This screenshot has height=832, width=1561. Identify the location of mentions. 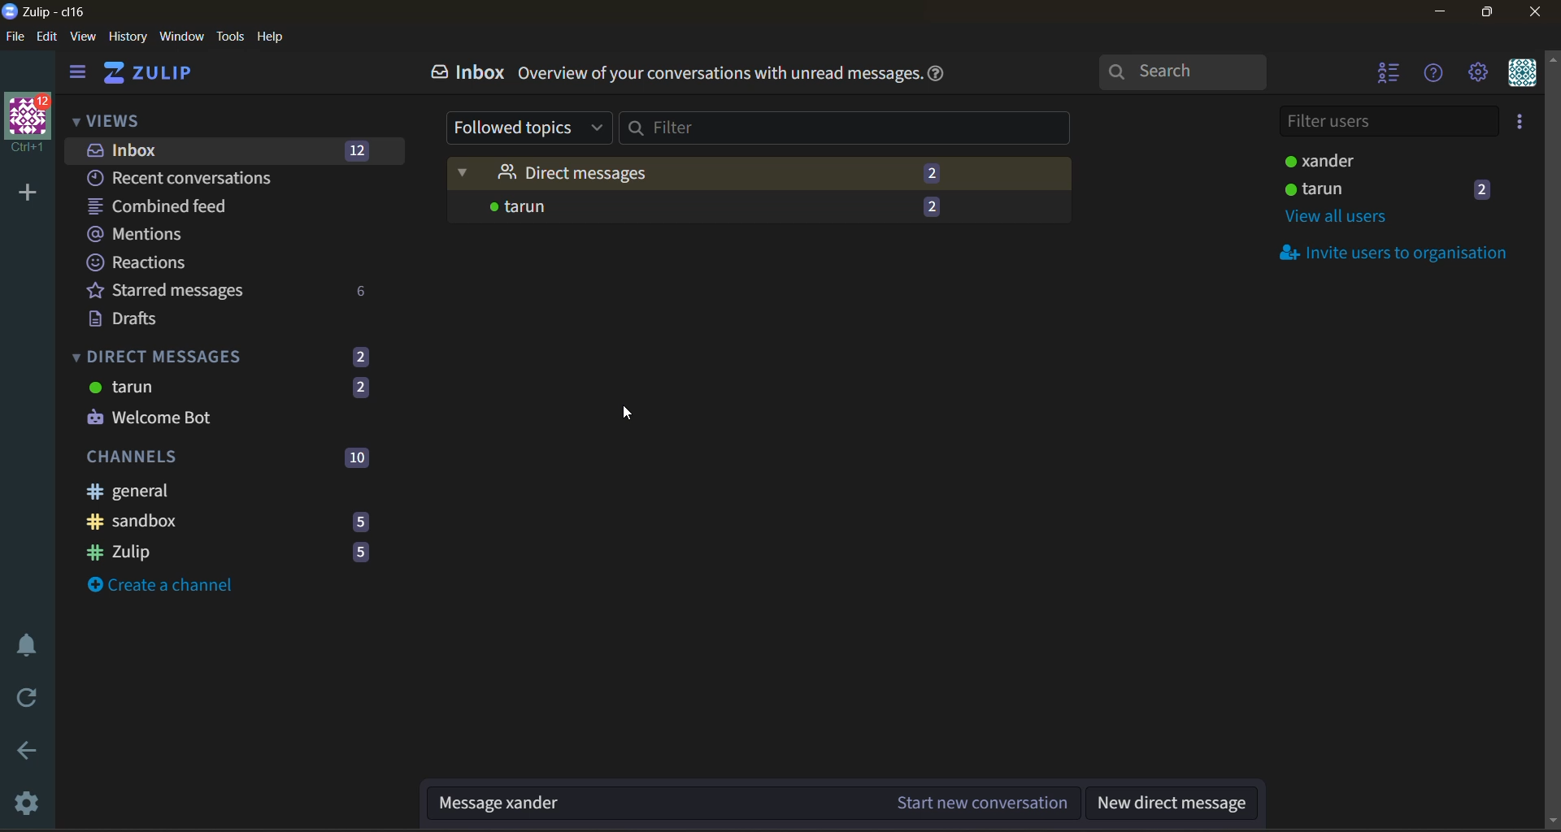
(147, 236).